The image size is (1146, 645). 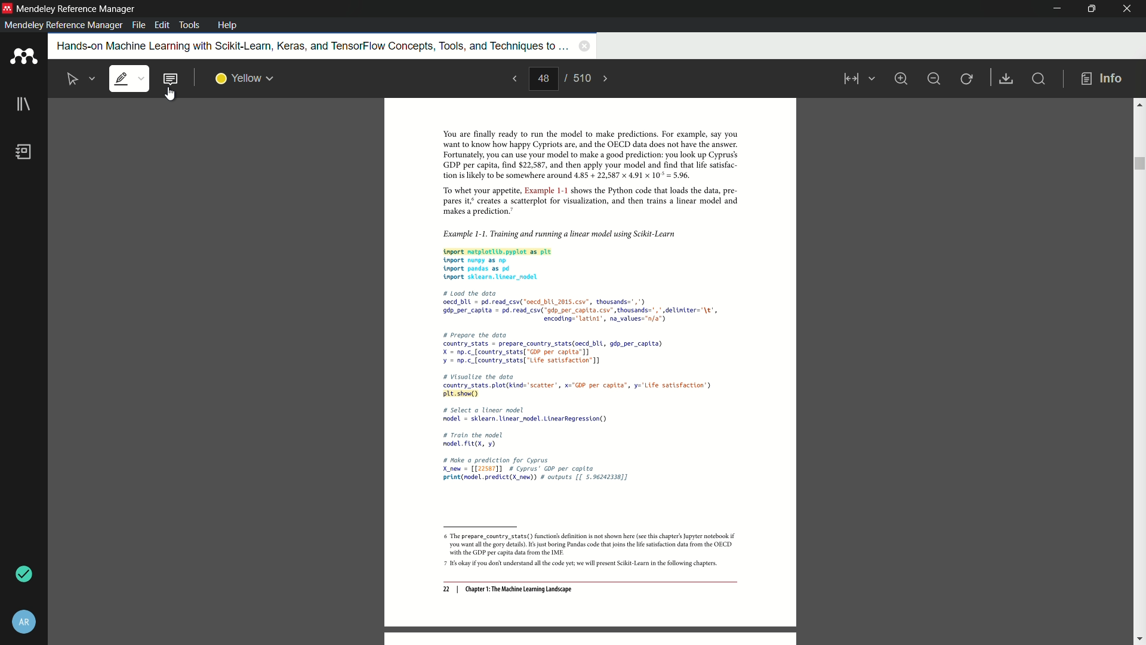 I want to click on # Load the data

oecd_bUL = pd. read_csv("oecd_bLL 2015.csv”, thousands=",")

9dp_per_captta = pd.read_csv("gdp_per capita. csv’, thousands=",* delintter="\t',
encoding="latini’, na_values="n/a")

# prepare the data

country_stats = prepare_country_stats(aecd bli, gdp_per capita)

X = np.c_[country_stats[ "GOP per captta’]]

¥ = np.c_(country_stats[ "Life satisfaction]

# Visualize the dota

country_stats. plot(kind="scatter, x="G0P per capita”, y='Life satisfaction’)

pt. show()

# select a linear nodel

nodel = sklearn. linear_nodel. LinearRegression()

# Train the model

nodelFLL(X, ¥)

# Nake a prediction for Cyprus

X_new = [[22567]] # Cyprus’ GOP per capita

print(nodel.predict(X new) # outputs [[ 5.96242338]], so click(x=583, y=388).